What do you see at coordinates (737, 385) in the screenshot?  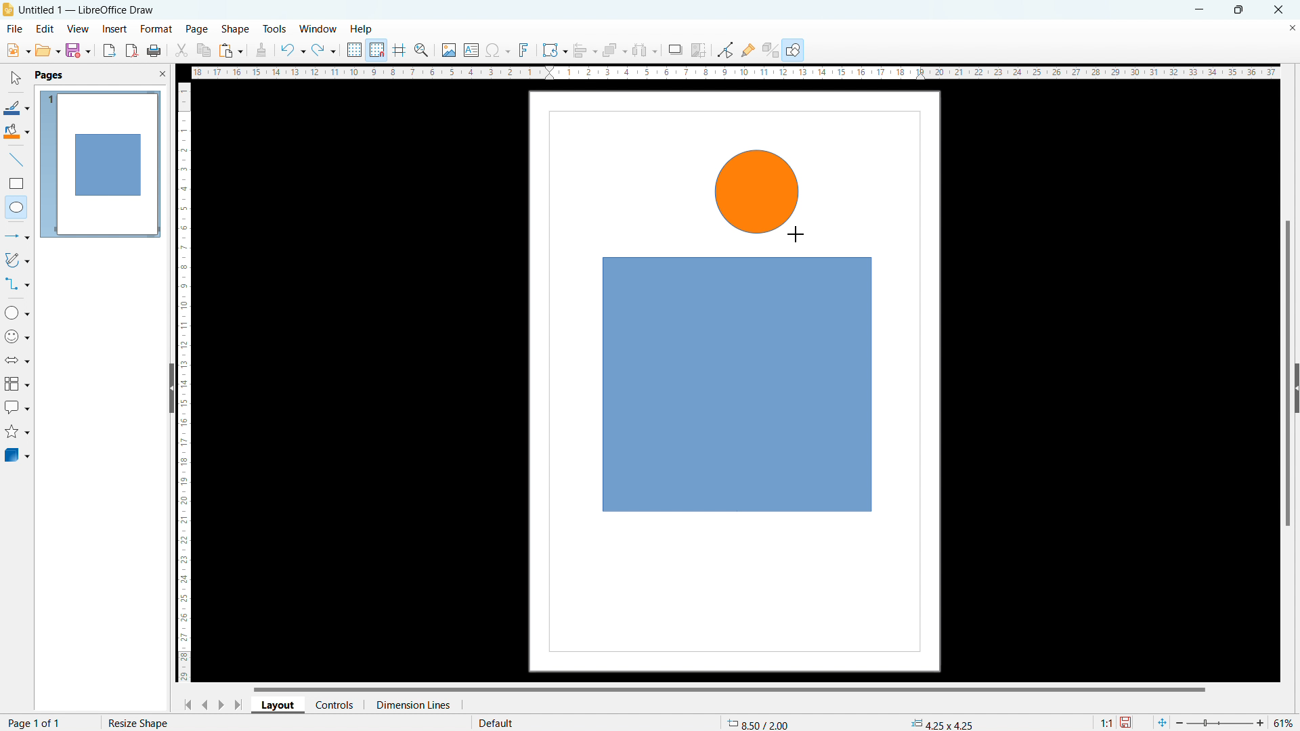 I see `object 1` at bounding box center [737, 385].